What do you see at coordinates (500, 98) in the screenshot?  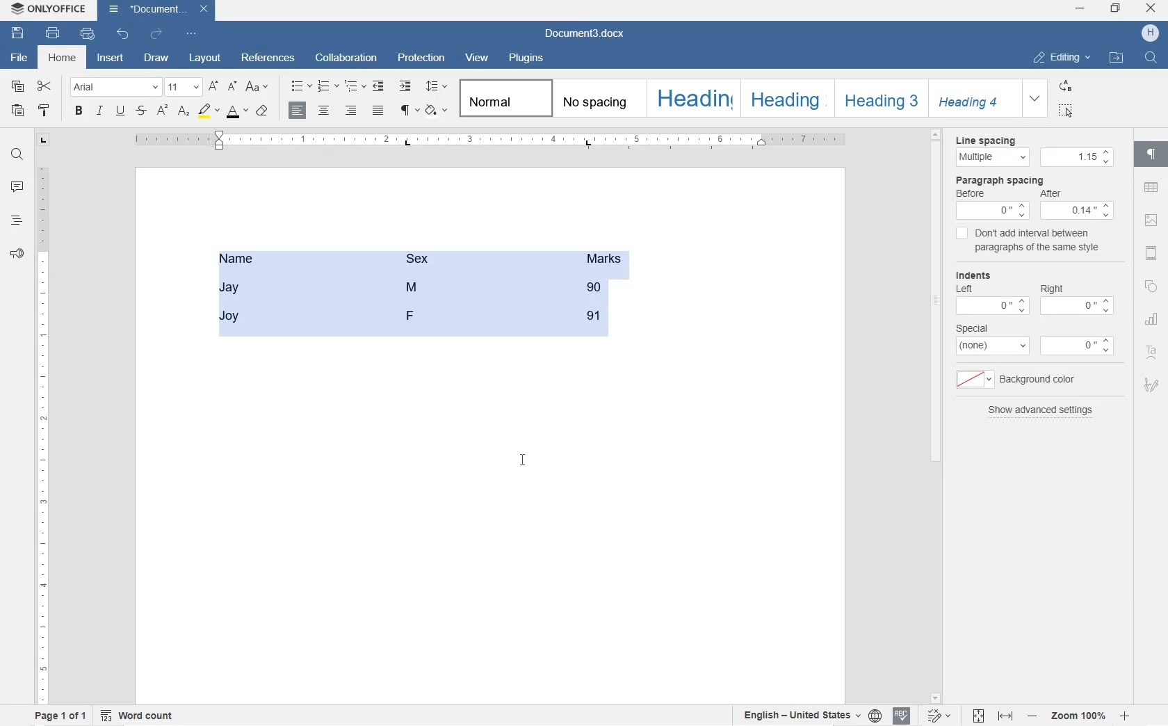 I see `NORMAL` at bounding box center [500, 98].